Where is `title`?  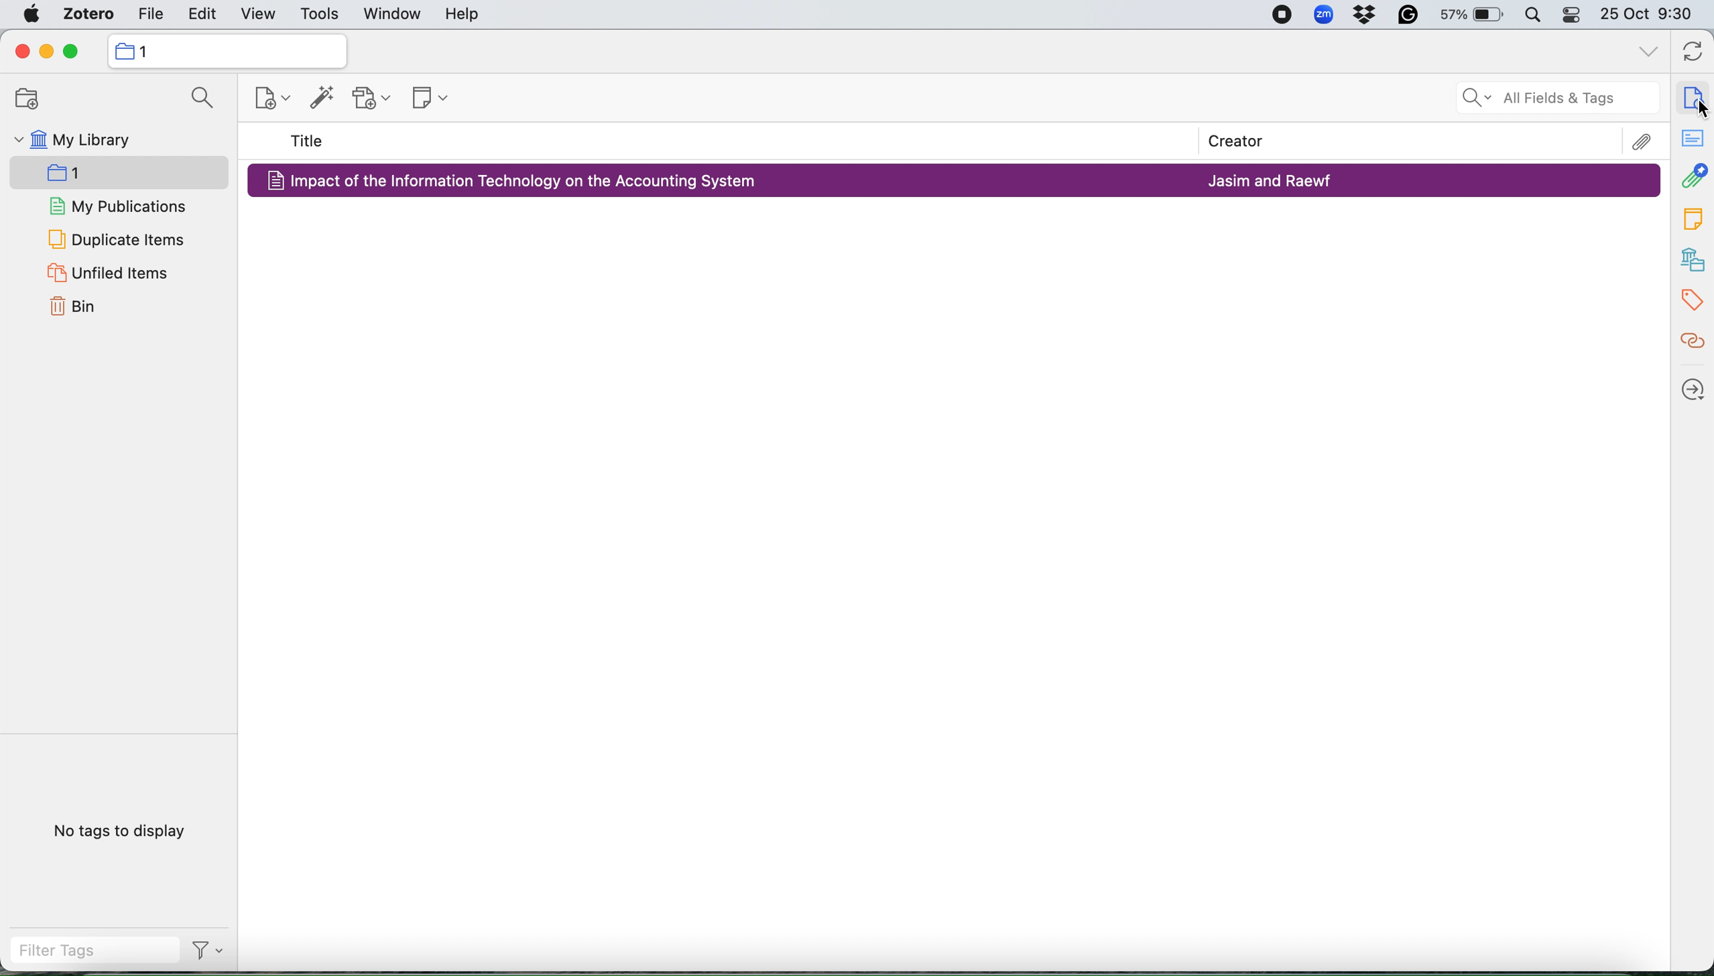
title is located at coordinates (309, 141).